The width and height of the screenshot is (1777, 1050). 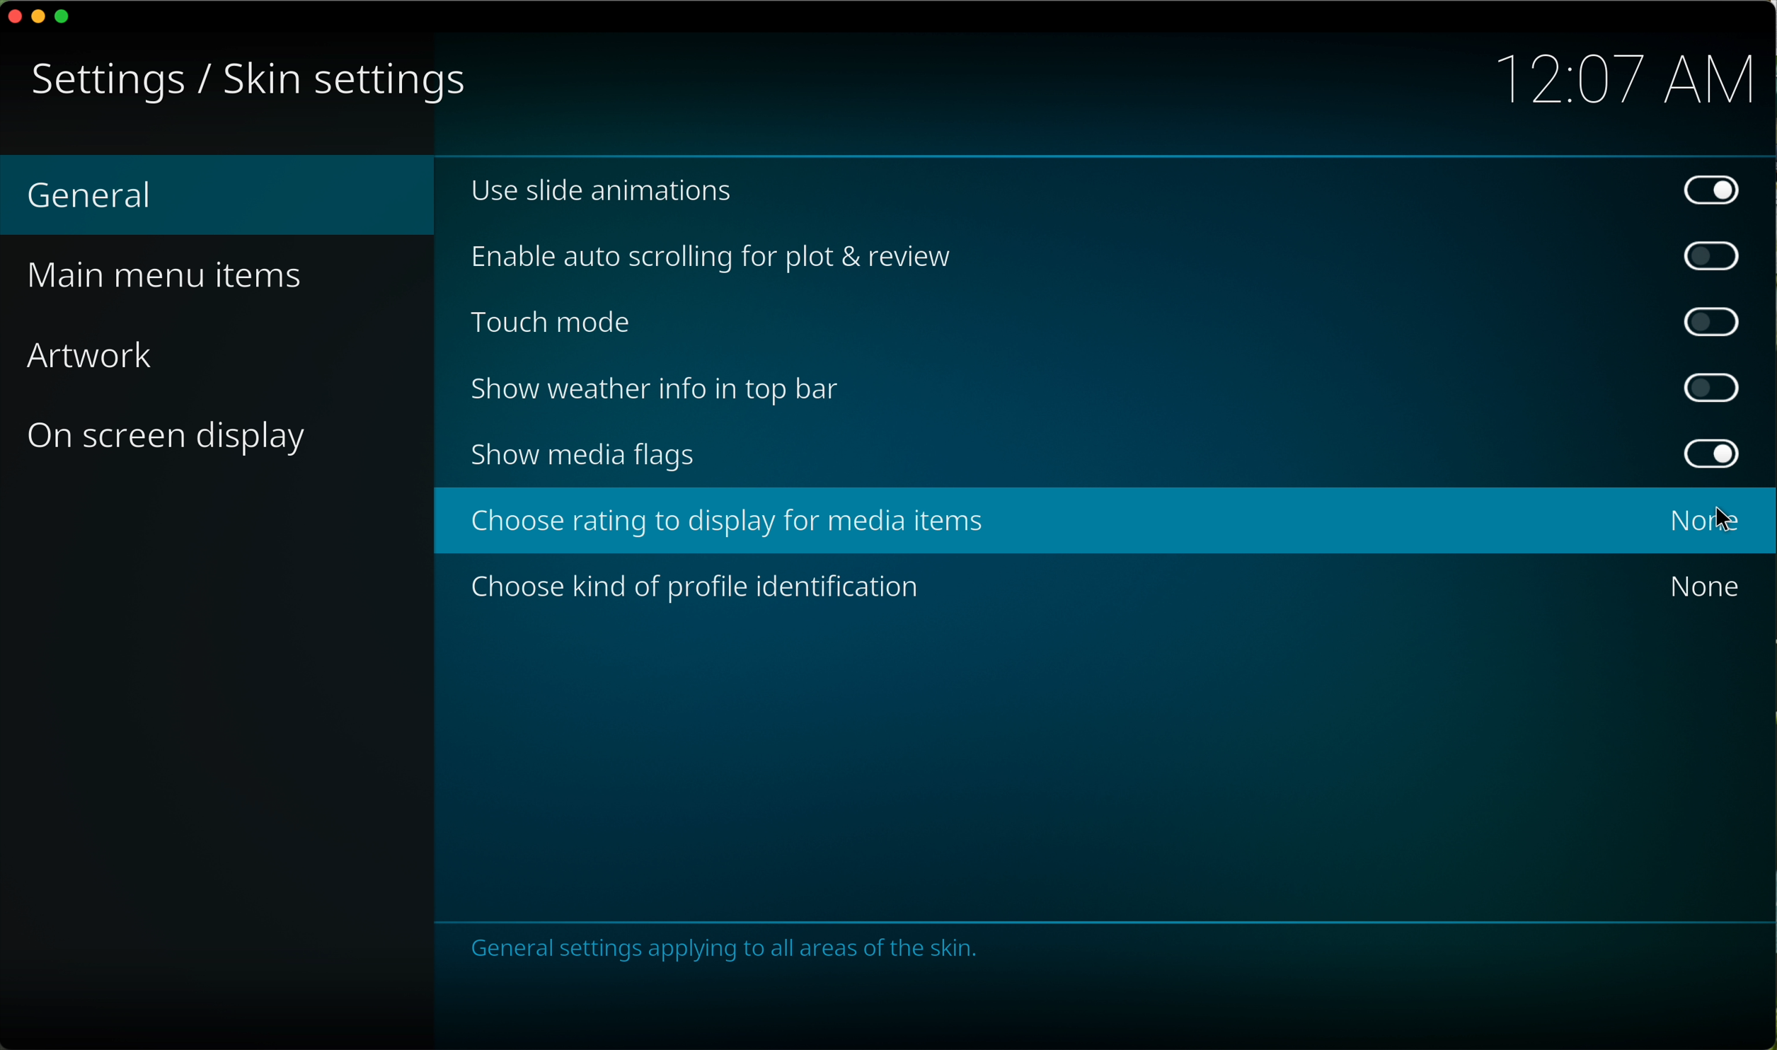 I want to click on maximize, so click(x=67, y=16).